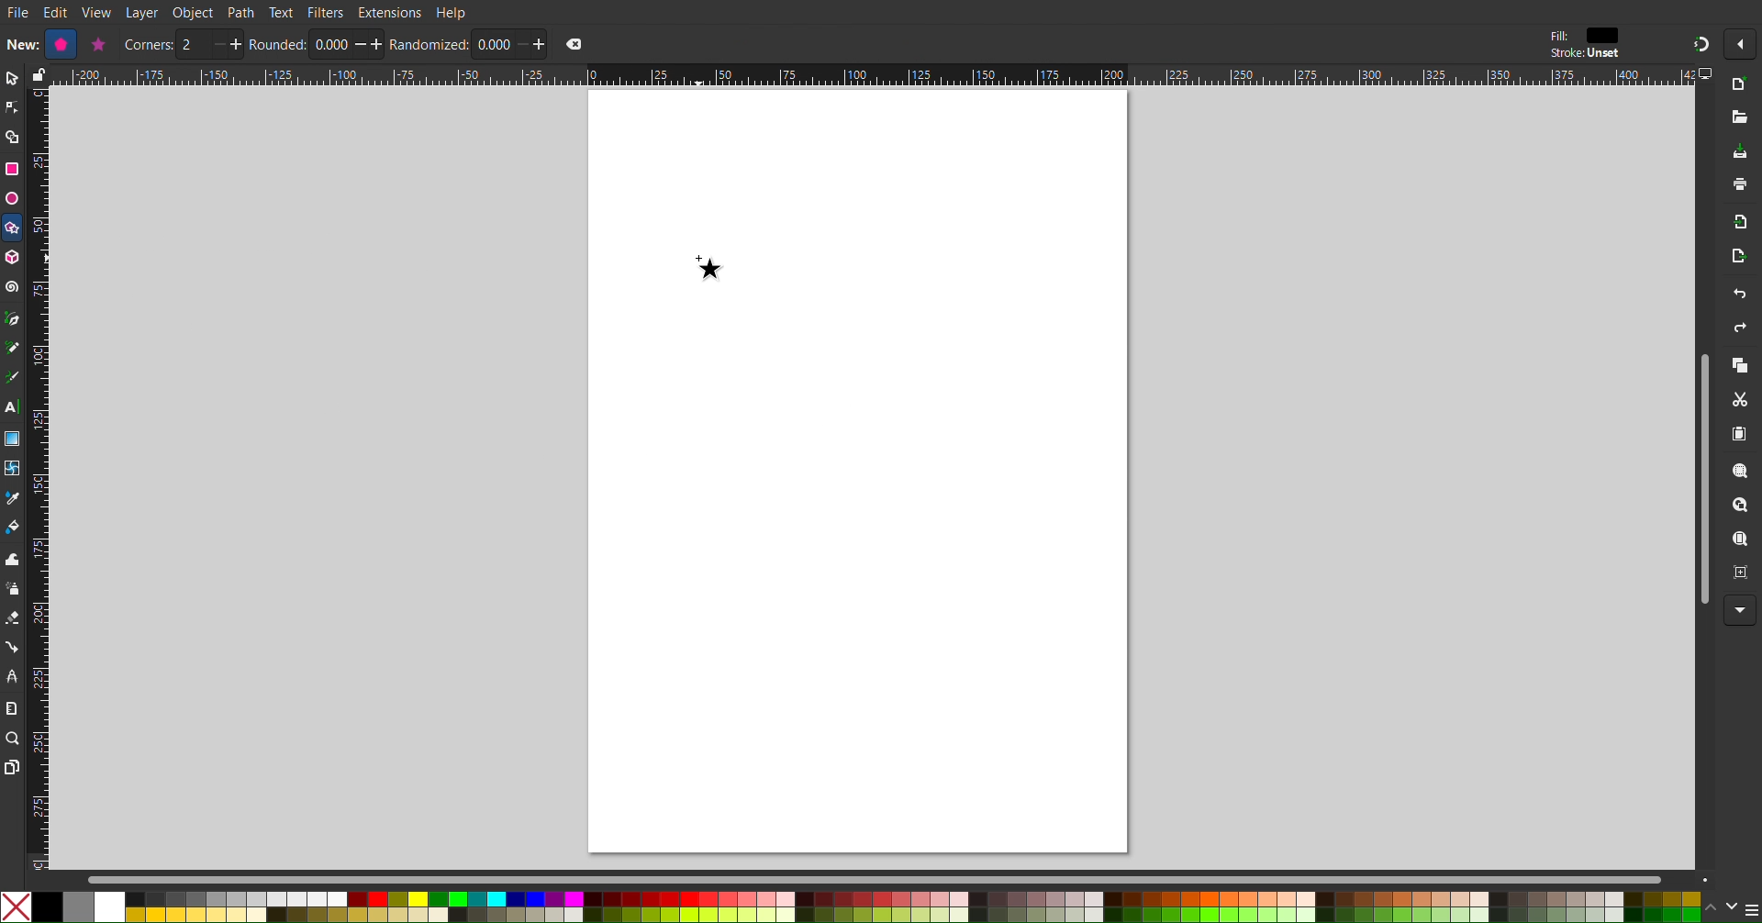  What do you see at coordinates (1751, 909) in the screenshot?
I see `menu` at bounding box center [1751, 909].